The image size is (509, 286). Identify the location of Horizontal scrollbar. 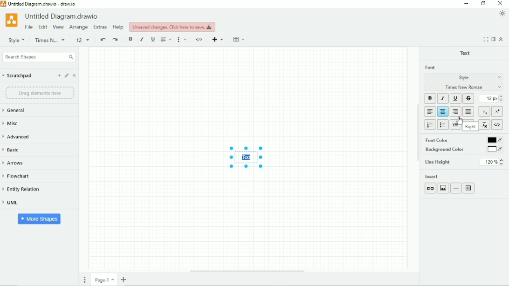
(248, 271).